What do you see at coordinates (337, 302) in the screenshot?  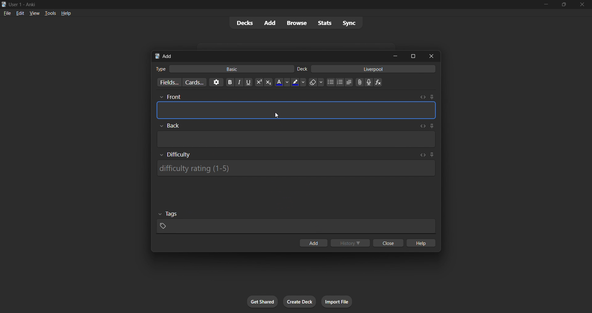 I see `import file` at bounding box center [337, 302].